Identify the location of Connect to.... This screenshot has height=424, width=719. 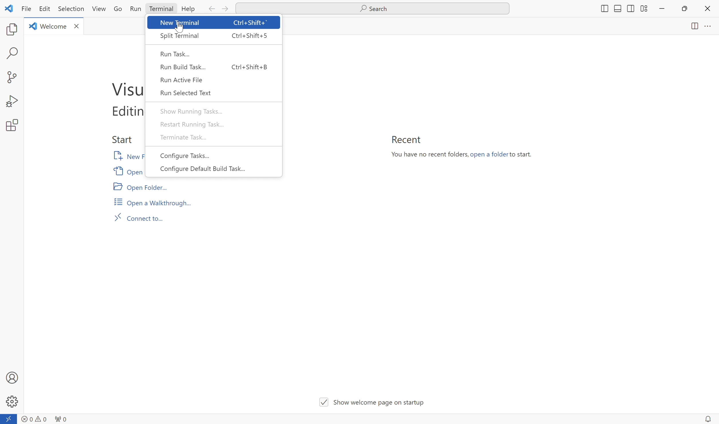
(139, 217).